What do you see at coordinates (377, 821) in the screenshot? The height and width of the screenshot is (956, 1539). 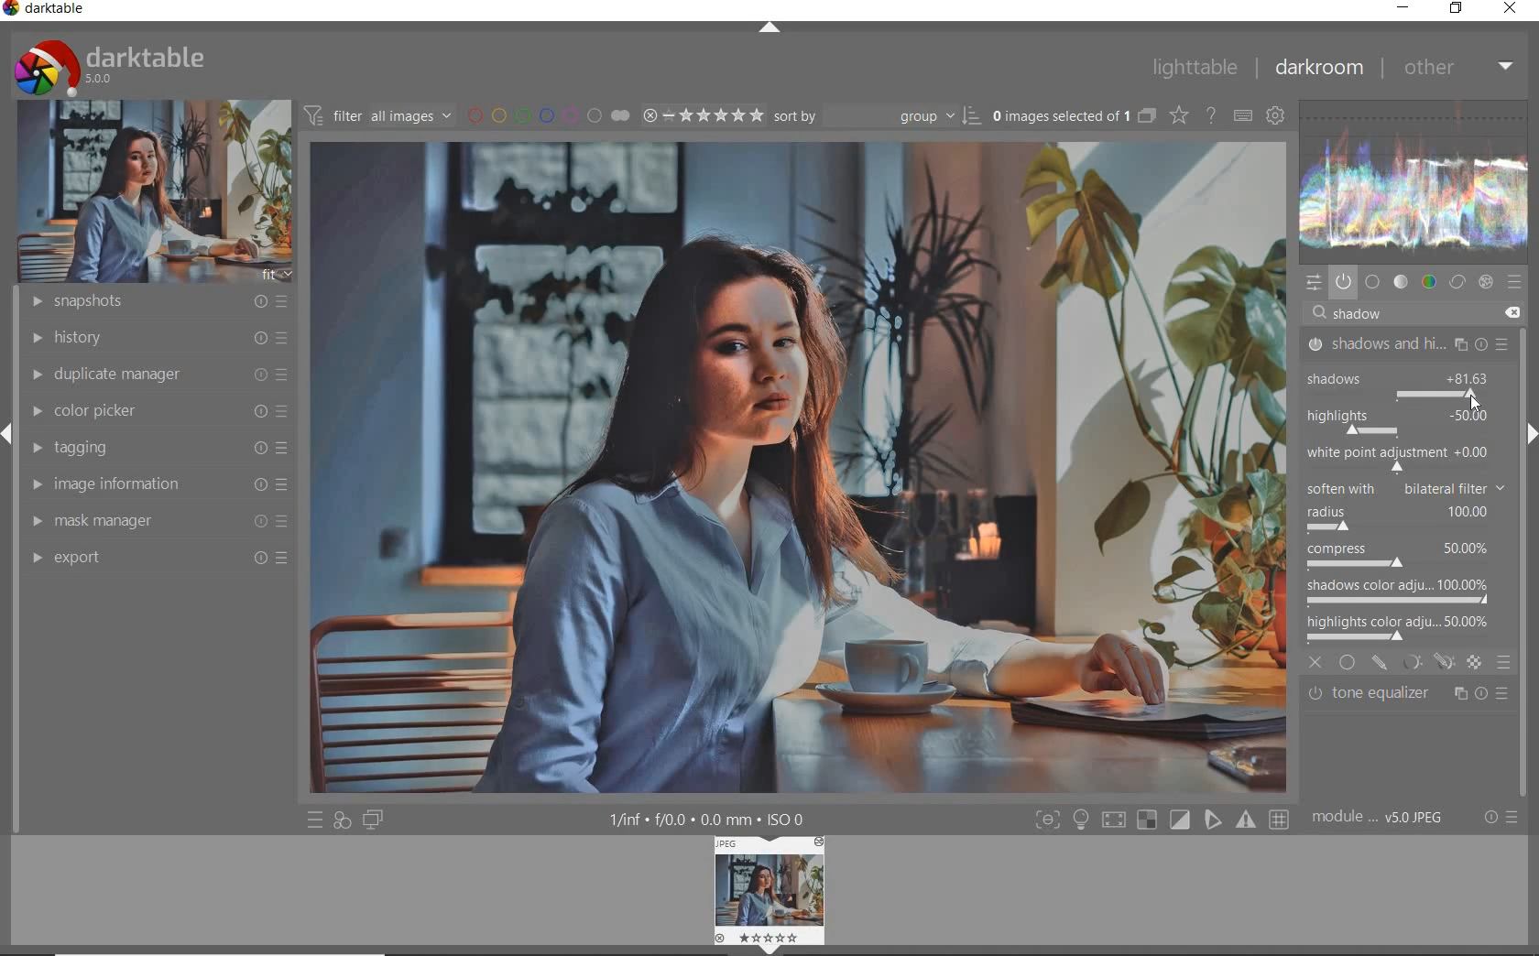 I see `display a second darkroom image widow` at bounding box center [377, 821].